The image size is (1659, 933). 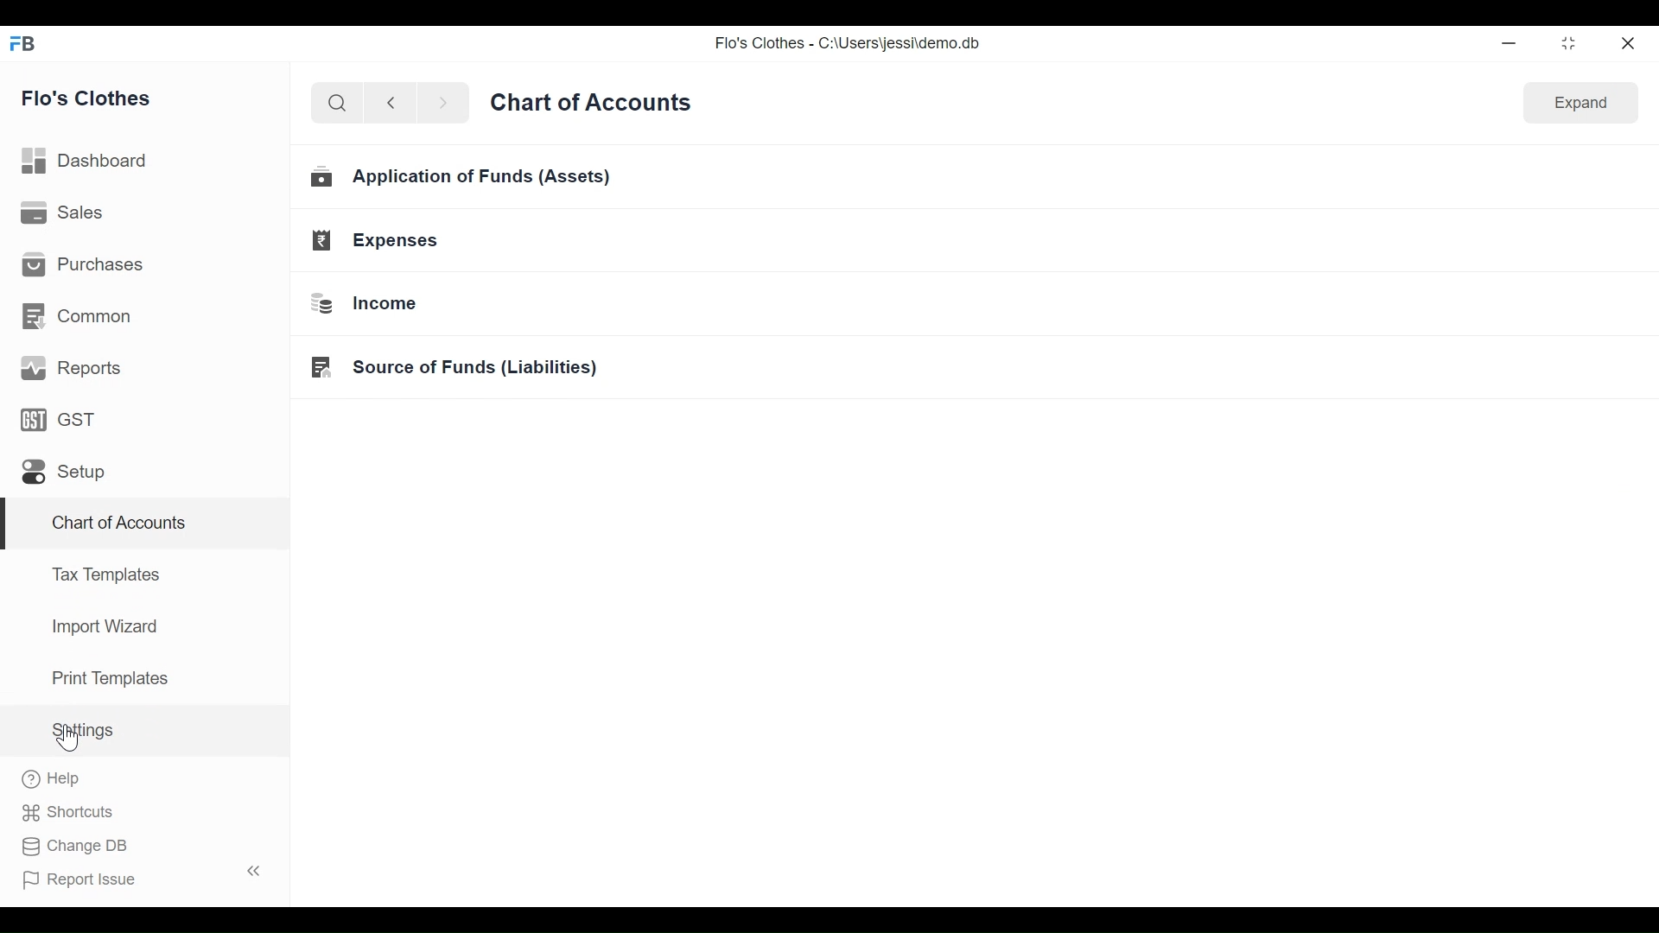 I want to click on Chart of Accounts, so click(x=149, y=527).